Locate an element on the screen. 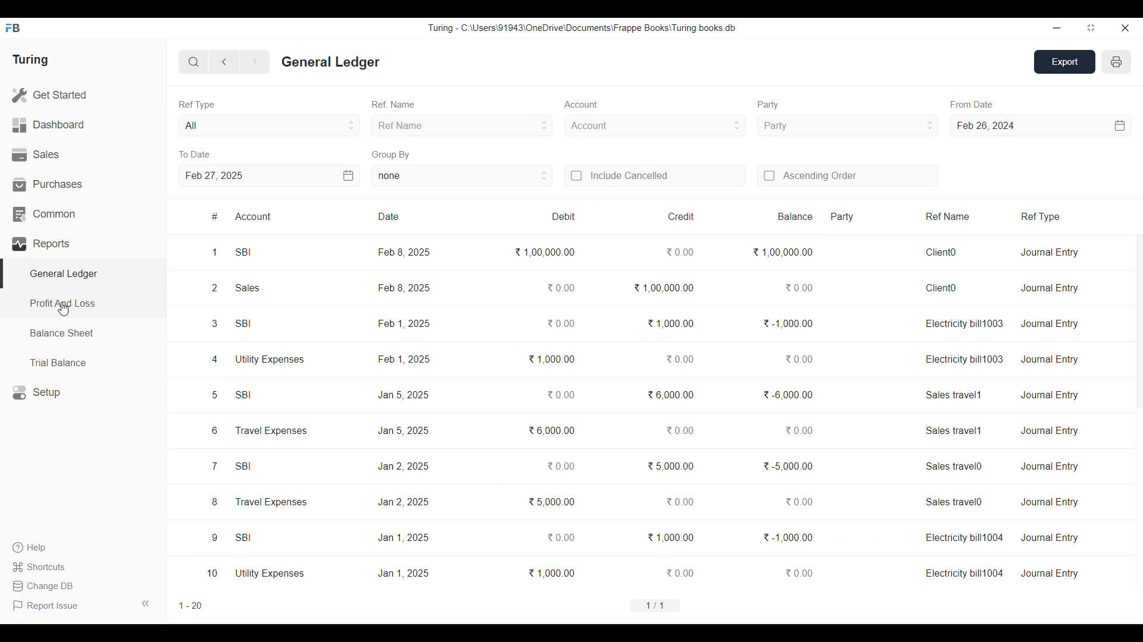 Image resolution: width=1143 pixels, height=642 pixels. Journal Entry is located at coordinates (1050, 502).